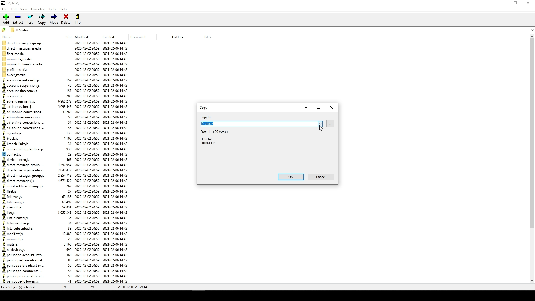 This screenshot has height=301, width=535. I want to click on account-suspension.js, so click(21, 85).